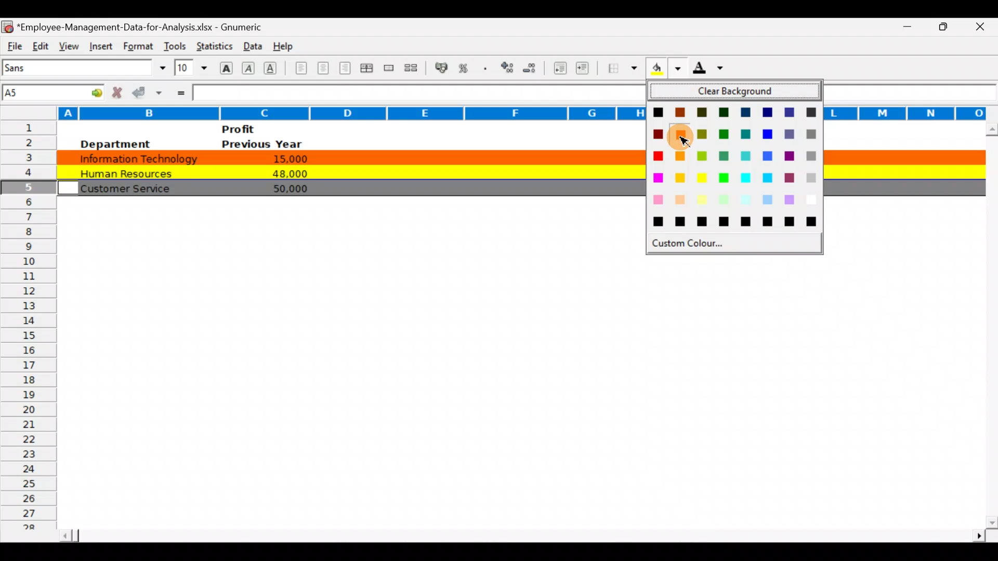 This screenshot has width=998, height=561. What do you see at coordinates (349, 171) in the screenshot?
I see `Selected row 4 of data highlighted with color` at bounding box center [349, 171].